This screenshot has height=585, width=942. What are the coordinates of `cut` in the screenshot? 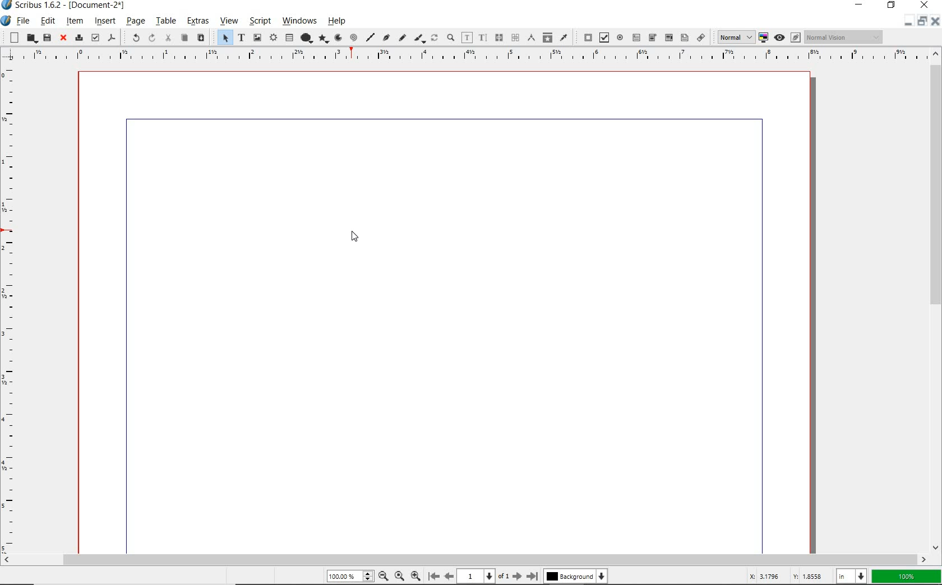 It's located at (169, 39).